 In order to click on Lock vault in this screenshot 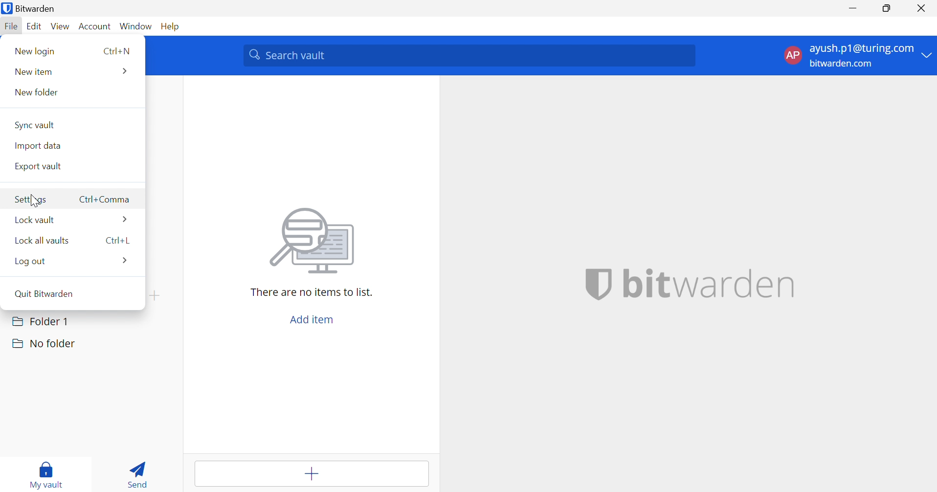, I will do `click(36, 221)`.